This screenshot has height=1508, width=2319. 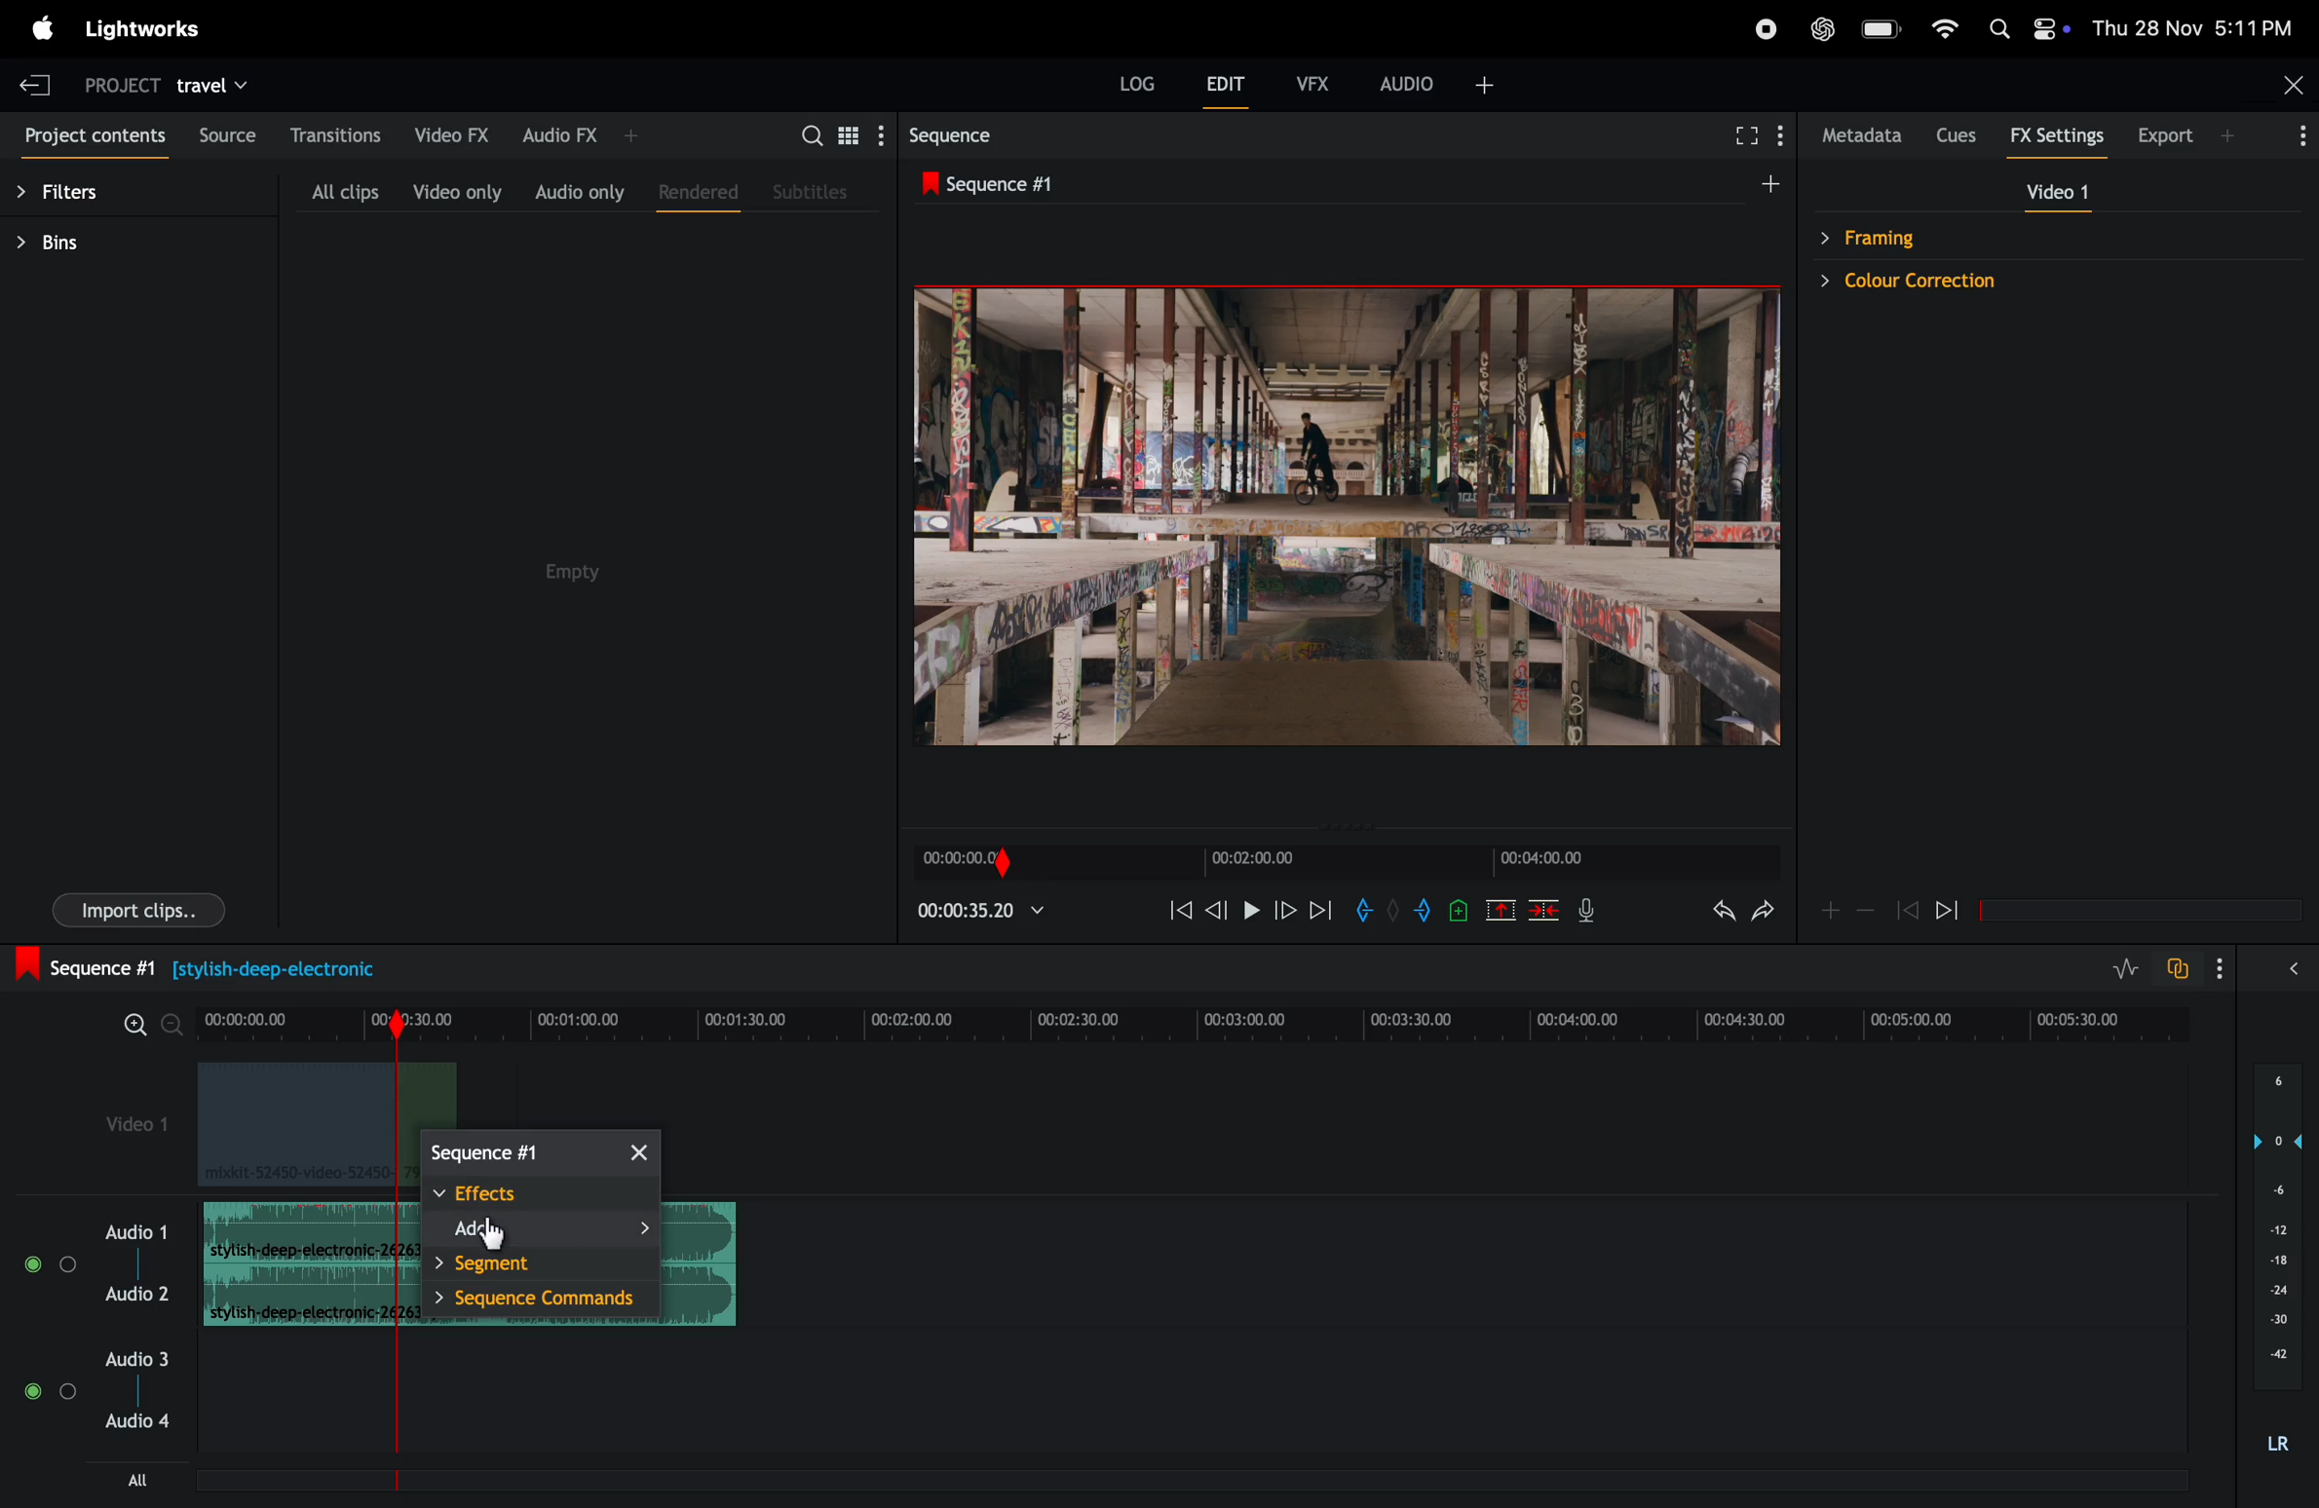 I want to click on All, so click(x=154, y=1480).